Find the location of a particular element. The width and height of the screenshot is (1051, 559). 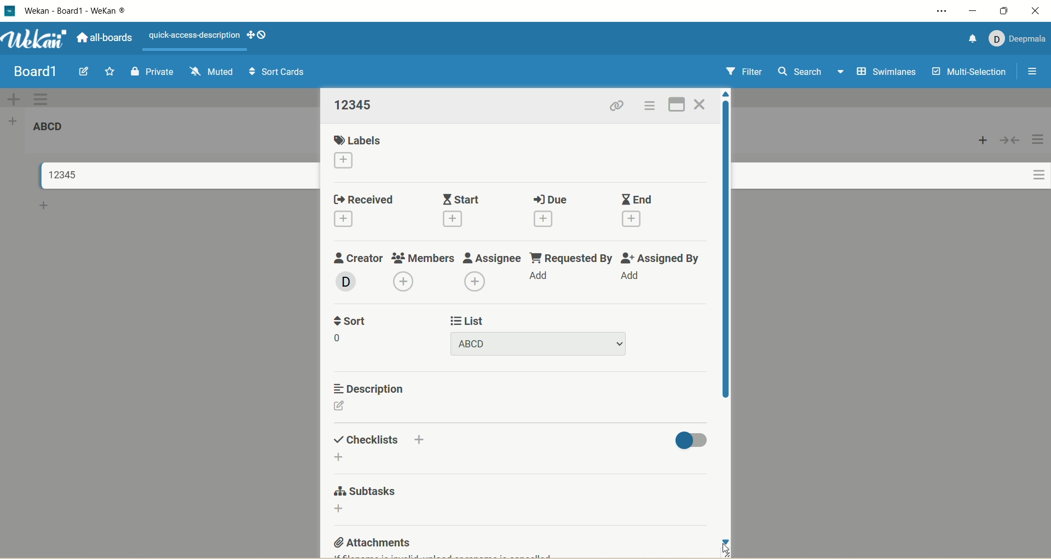

search is located at coordinates (811, 73).